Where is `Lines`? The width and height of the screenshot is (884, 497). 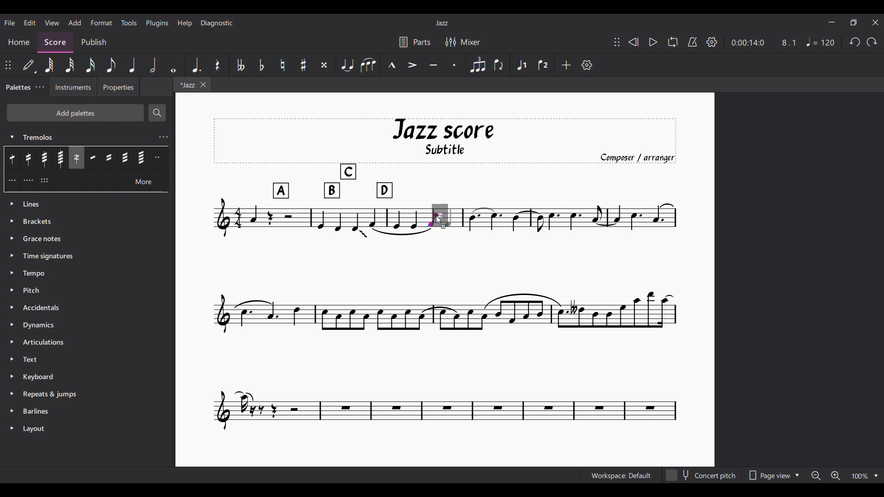
Lines is located at coordinates (88, 204).